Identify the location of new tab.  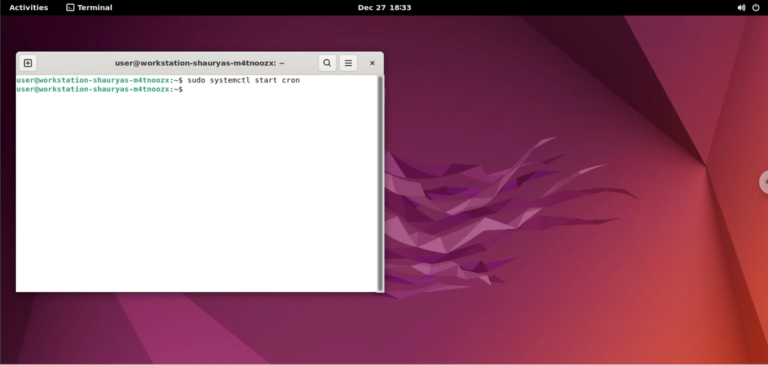
(27, 62).